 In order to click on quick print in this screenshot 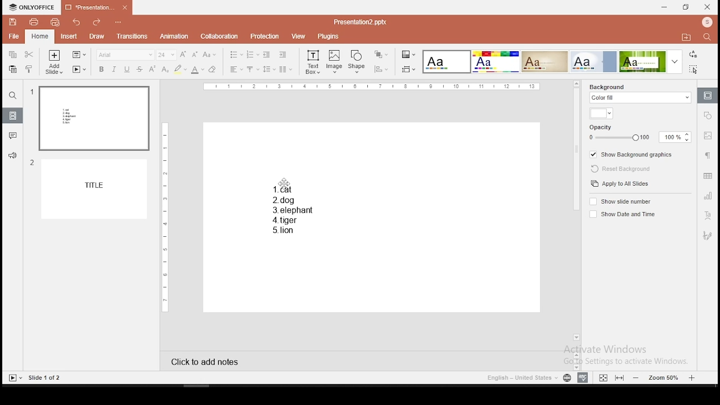, I will do `click(55, 22)`.